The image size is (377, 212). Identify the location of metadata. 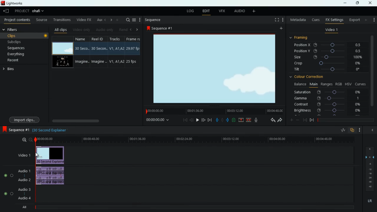
(297, 19).